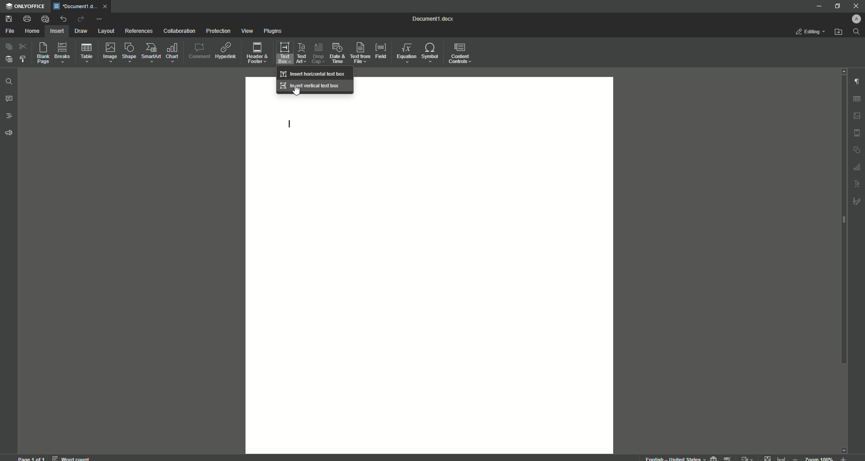 This screenshot has width=865, height=461. Describe the element at coordinates (783, 457) in the screenshot. I see `fit to width` at that location.